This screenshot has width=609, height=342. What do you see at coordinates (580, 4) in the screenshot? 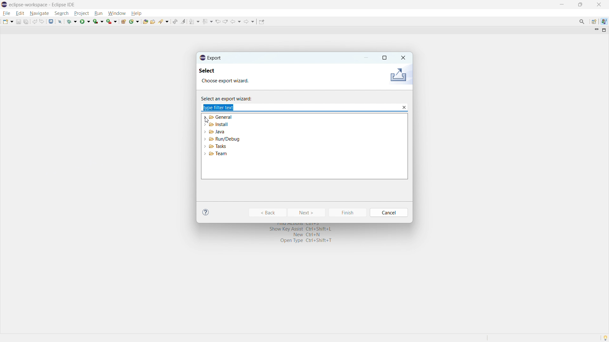
I see `maximize` at bounding box center [580, 4].